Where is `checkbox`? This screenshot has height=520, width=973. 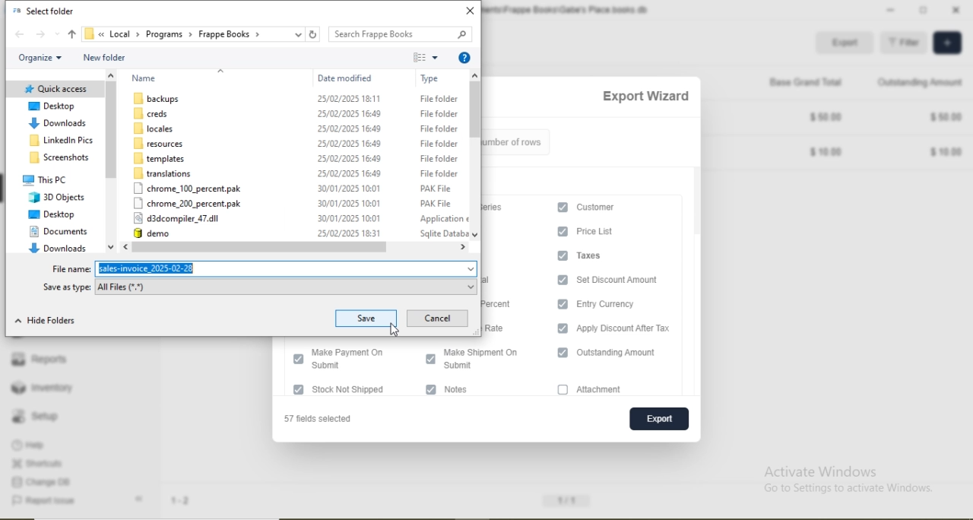 checkbox is located at coordinates (563, 390).